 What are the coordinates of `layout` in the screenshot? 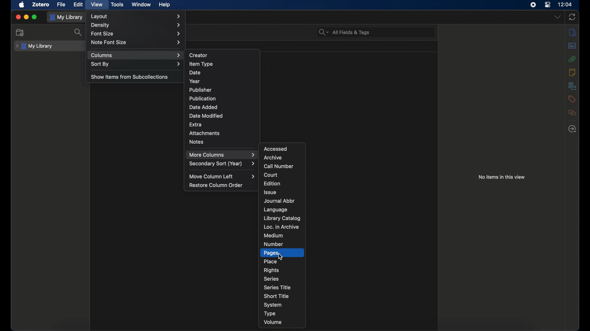 It's located at (137, 16).